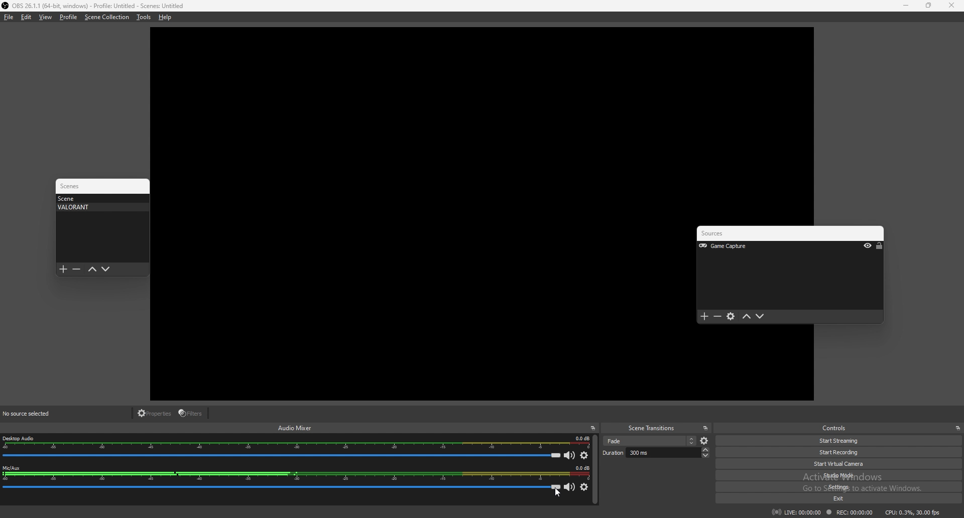 This screenshot has height=518, width=964. What do you see at coordinates (33, 414) in the screenshot?
I see `source selected` at bounding box center [33, 414].